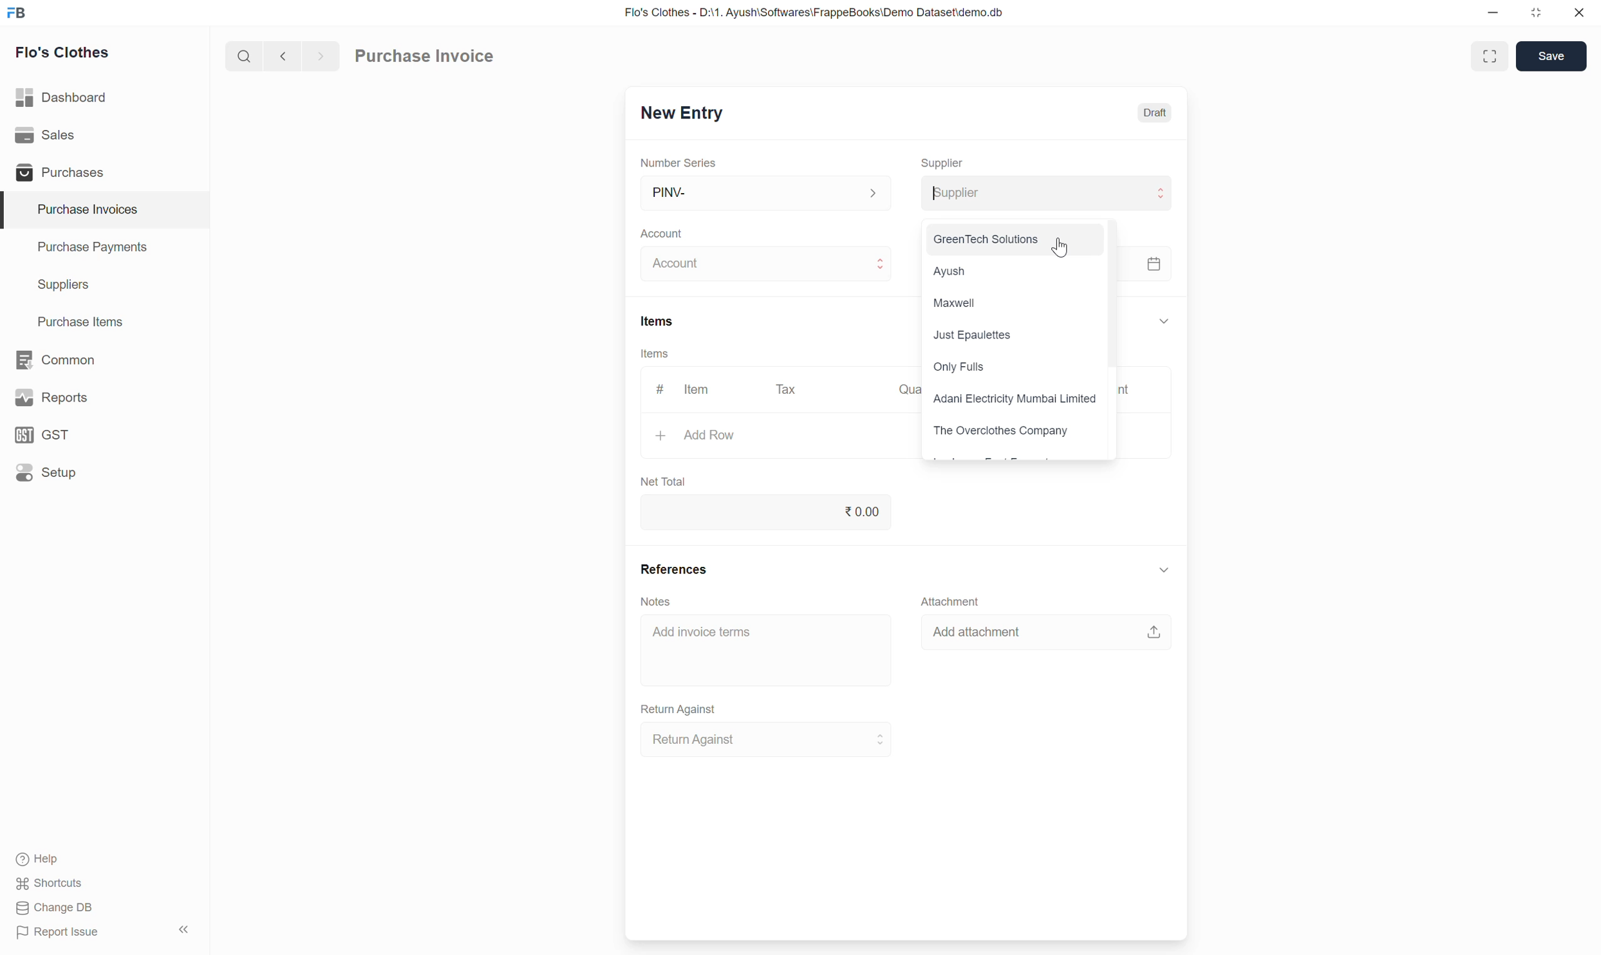  What do you see at coordinates (943, 163) in the screenshot?
I see `Supplier` at bounding box center [943, 163].